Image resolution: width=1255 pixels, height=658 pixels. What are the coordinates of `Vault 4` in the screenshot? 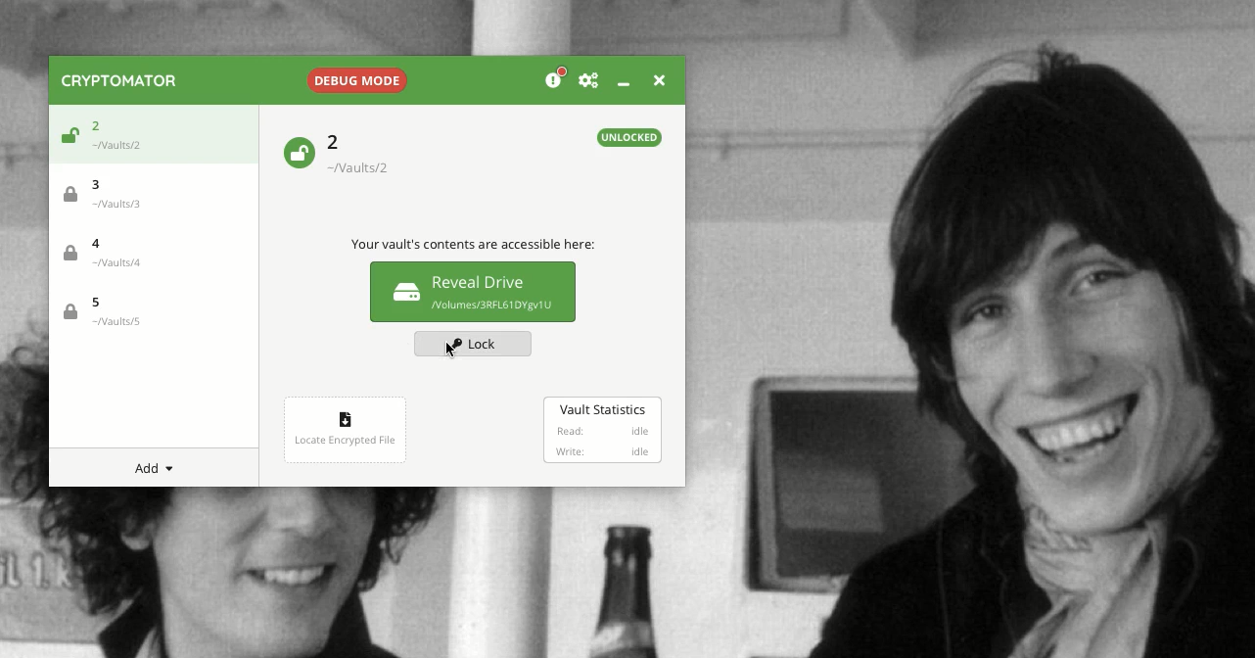 It's located at (110, 256).